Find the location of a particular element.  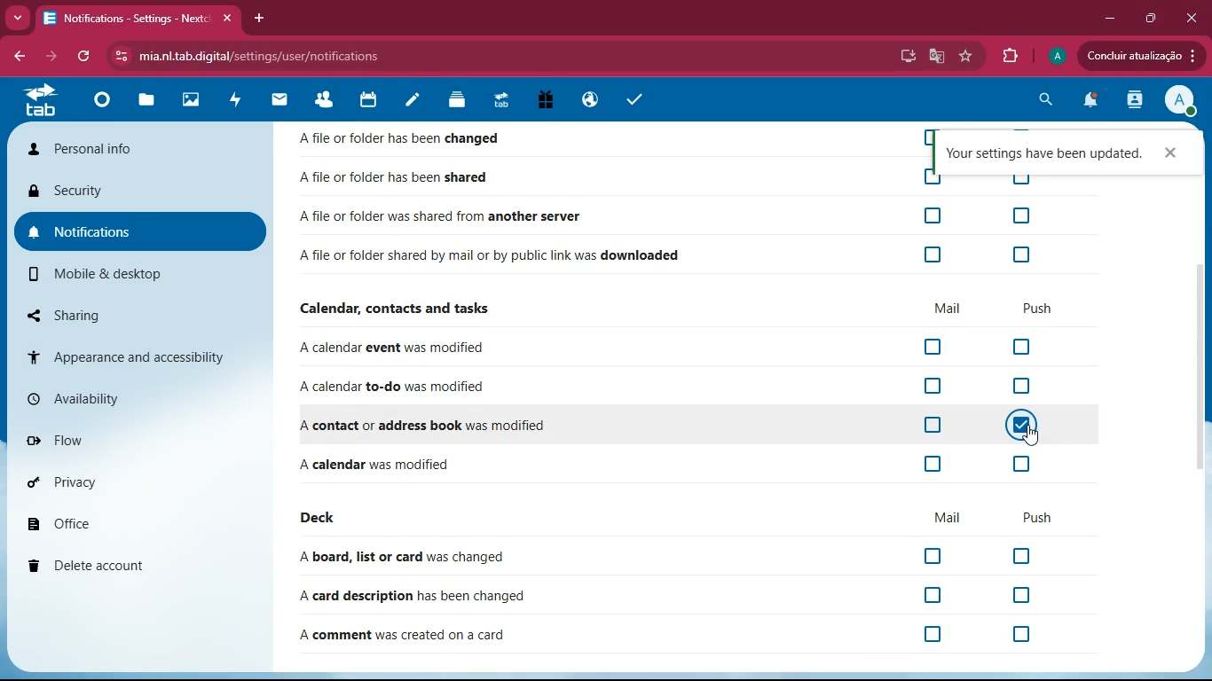

A card description has been changed is located at coordinates (414, 595).